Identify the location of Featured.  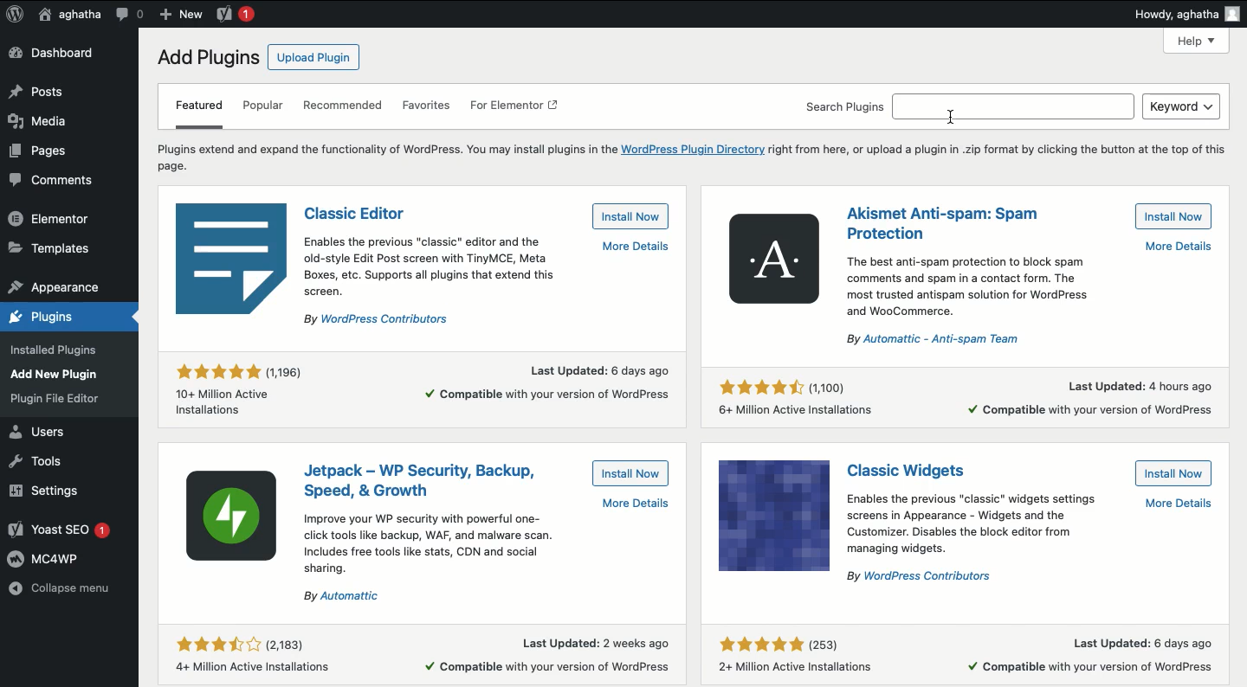
(198, 112).